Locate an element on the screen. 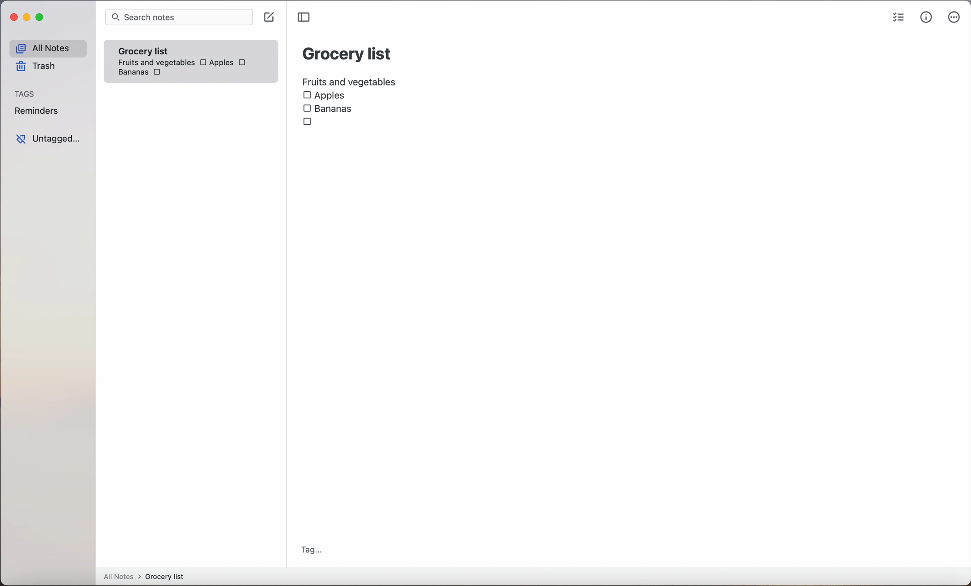 This screenshot has width=971, height=586. click on create note is located at coordinates (271, 18).